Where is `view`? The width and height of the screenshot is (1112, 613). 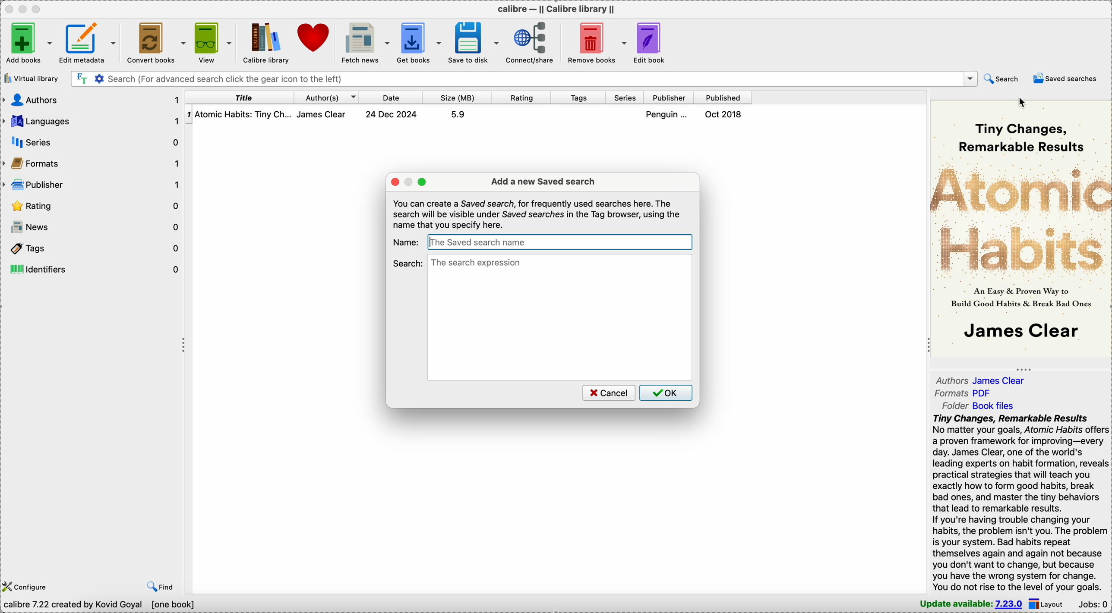 view is located at coordinates (212, 41).